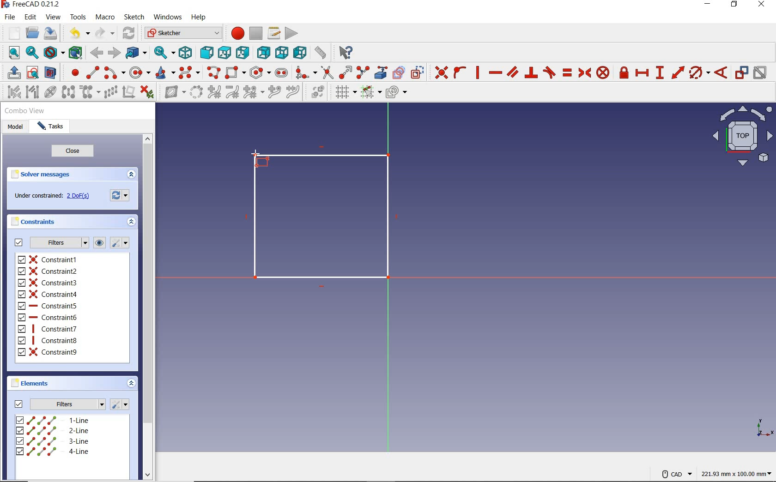 This screenshot has height=482, width=776. Describe the element at coordinates (33, 73) in the screenshot. I see `view sketch` at that location.